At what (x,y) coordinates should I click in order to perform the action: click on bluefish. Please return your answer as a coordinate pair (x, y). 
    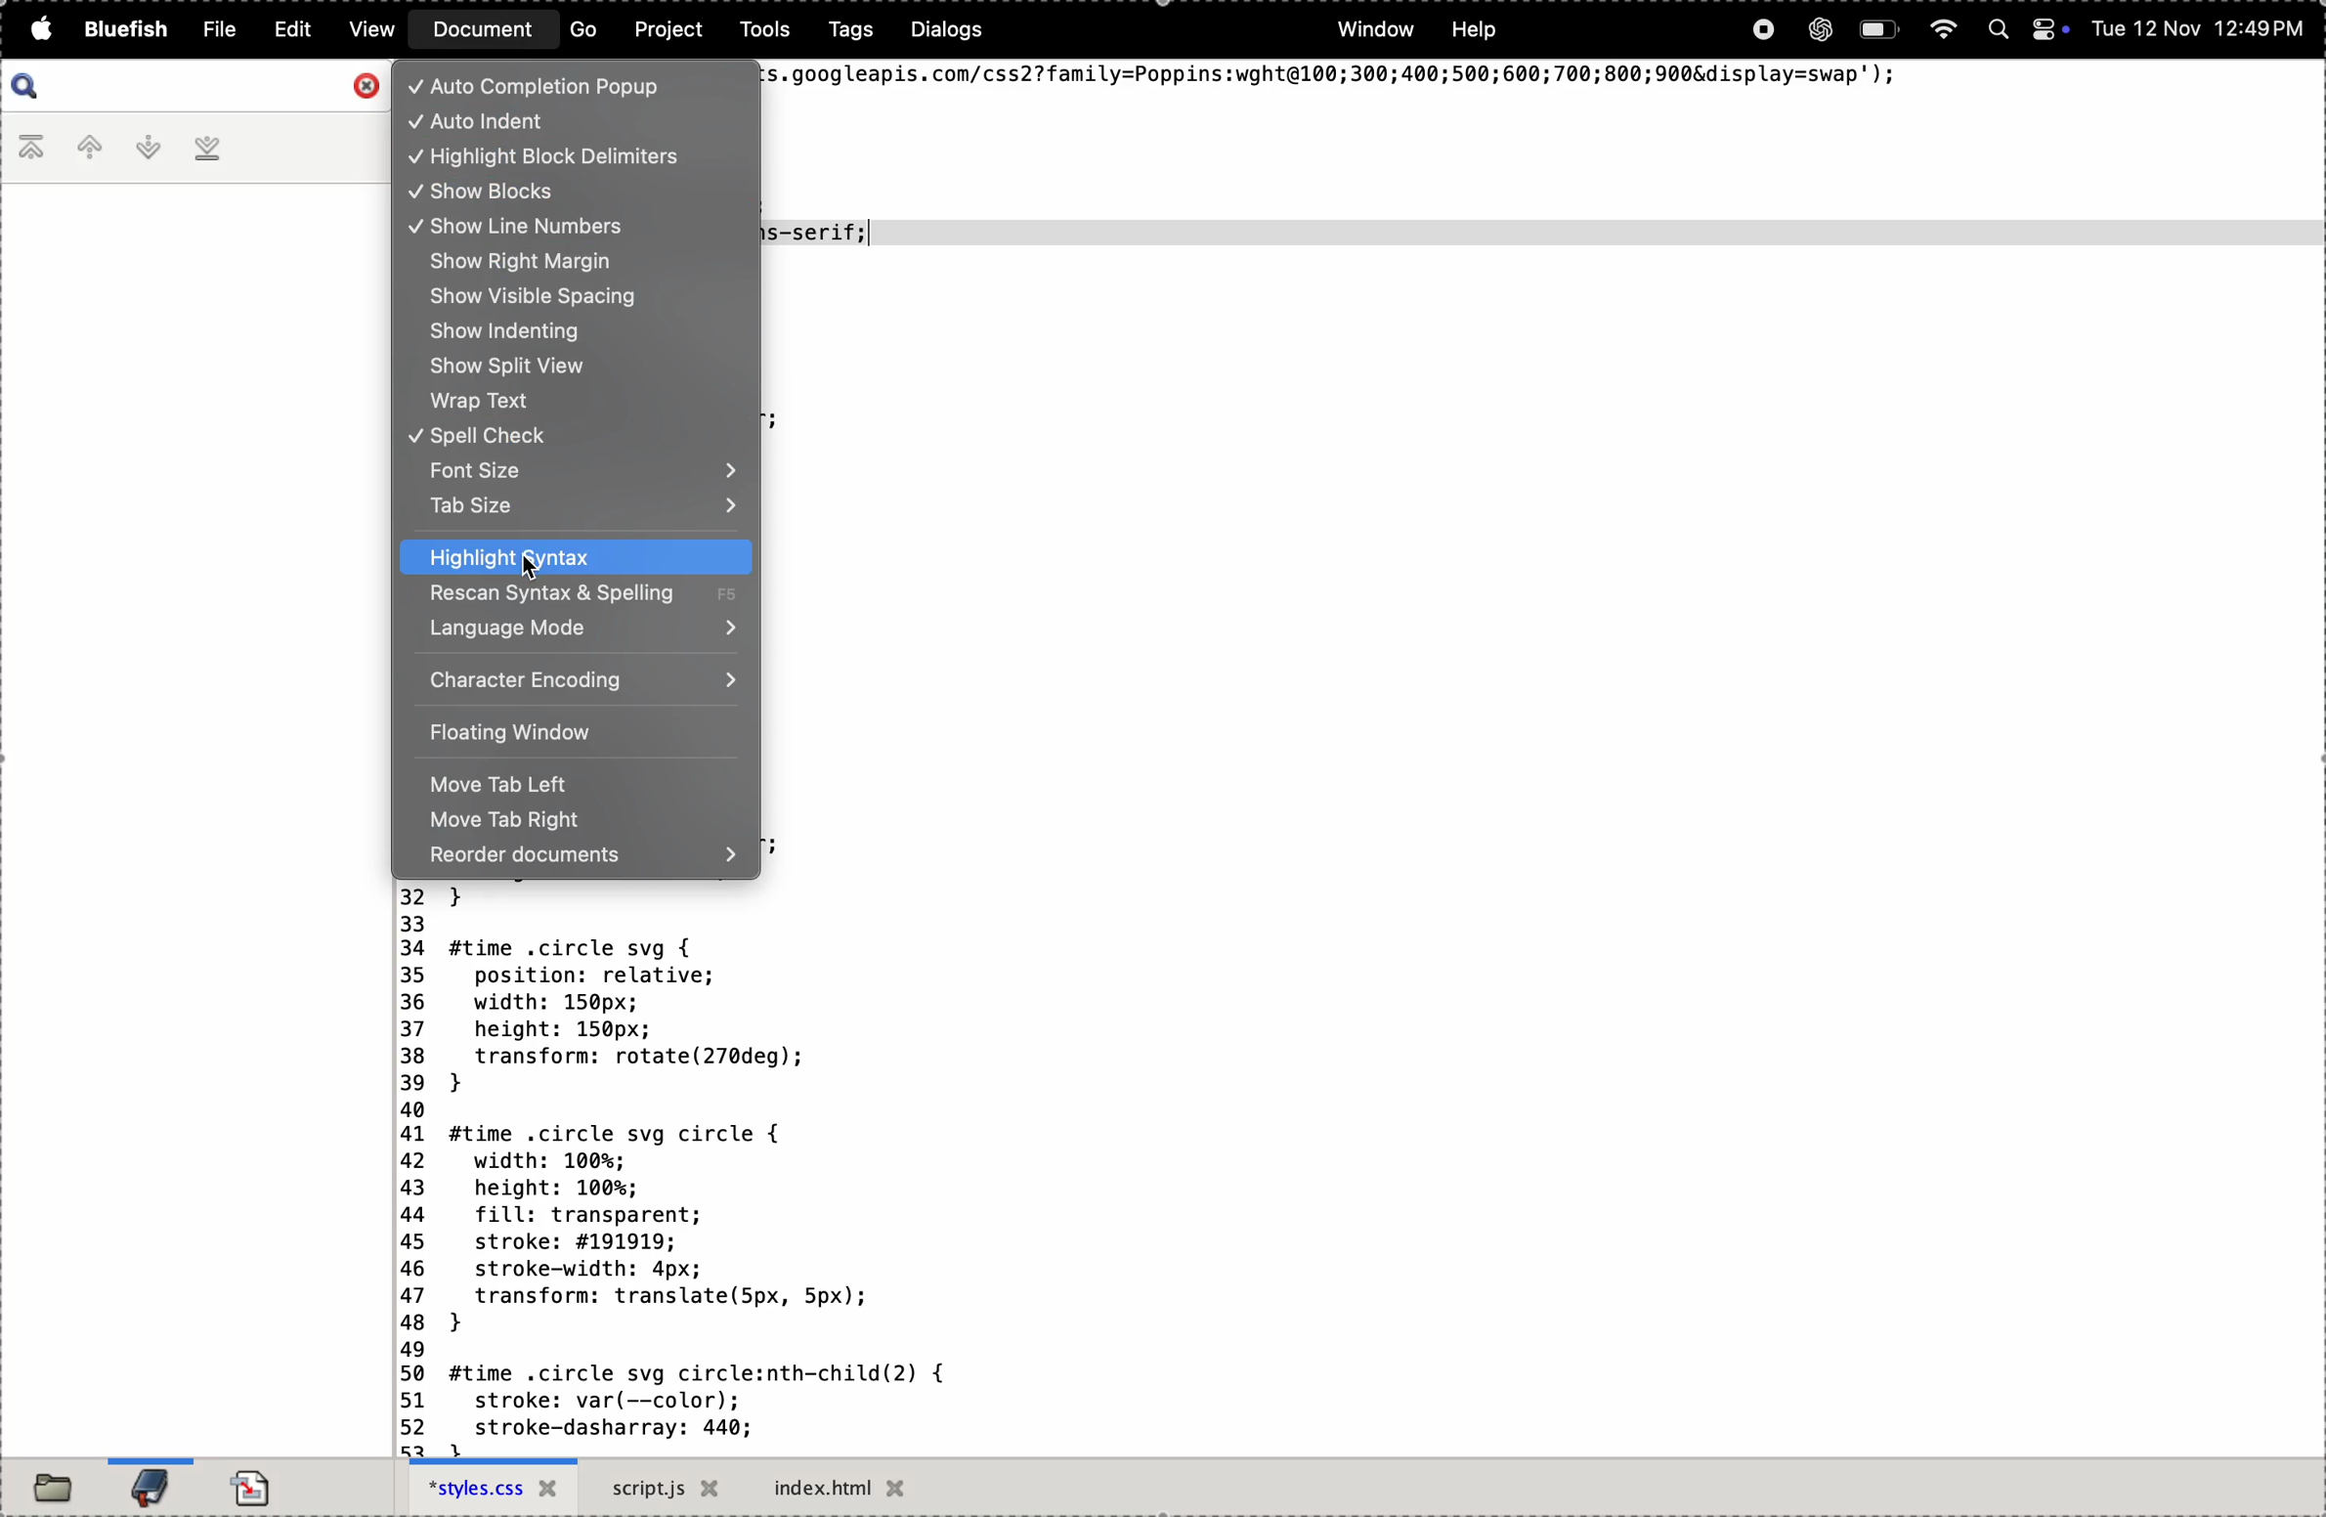
    Looking at the image, I should click on (122, 30).